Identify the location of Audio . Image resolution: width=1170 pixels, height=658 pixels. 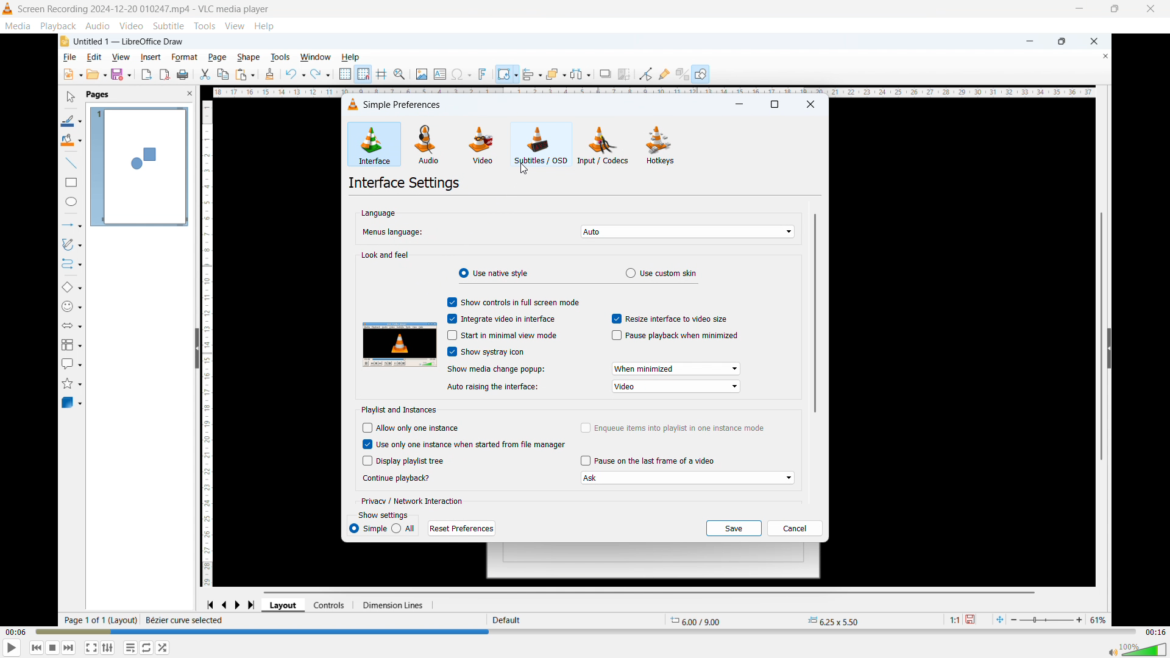
(97, 26).